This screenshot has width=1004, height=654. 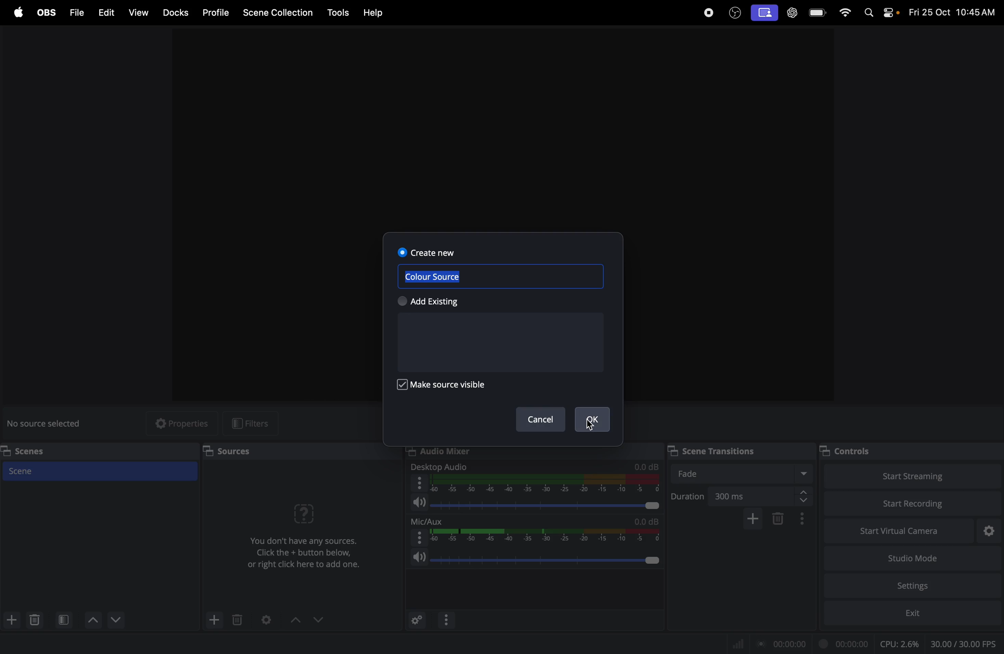 I want to click on delete, so click(x=38, y=620).